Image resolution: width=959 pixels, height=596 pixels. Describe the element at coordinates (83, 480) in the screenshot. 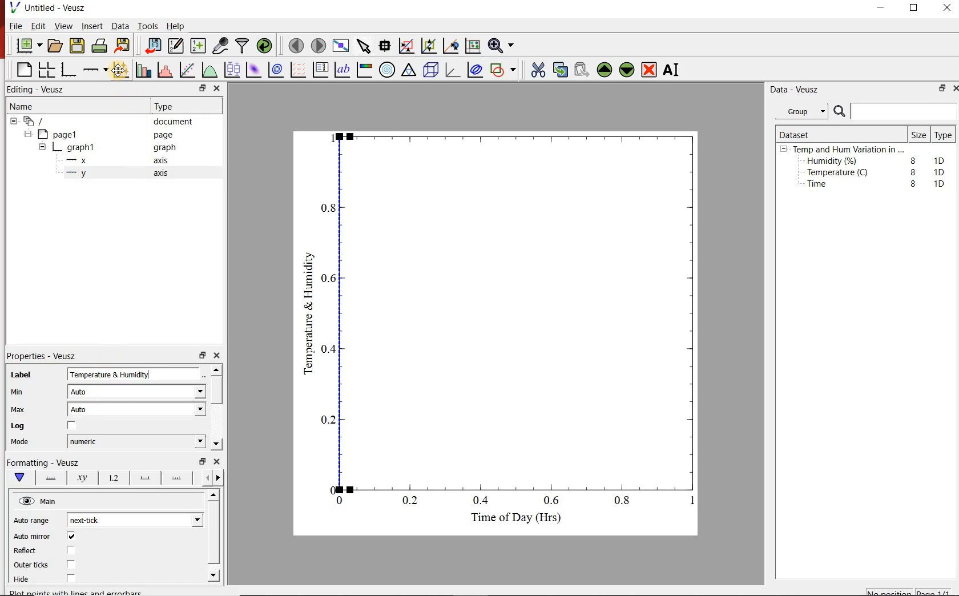

I see `axis label` at that location.